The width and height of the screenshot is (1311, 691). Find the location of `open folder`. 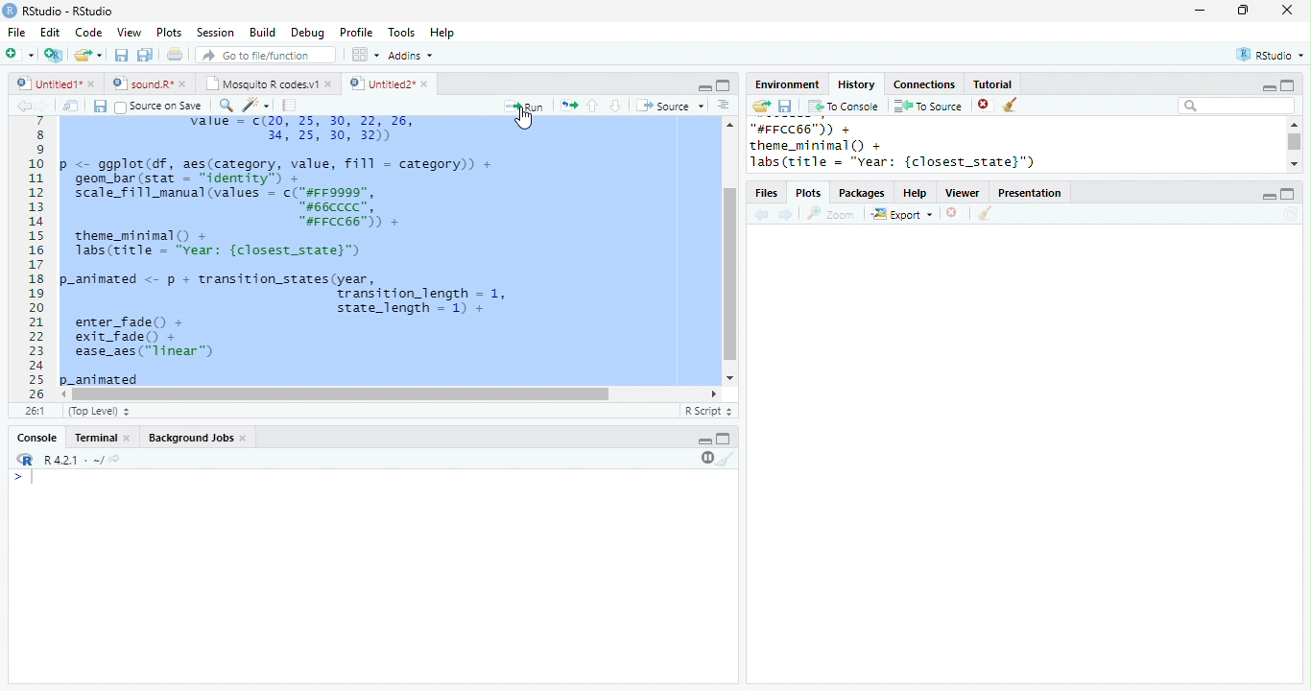

open folder is located at coordinates (762, 106).